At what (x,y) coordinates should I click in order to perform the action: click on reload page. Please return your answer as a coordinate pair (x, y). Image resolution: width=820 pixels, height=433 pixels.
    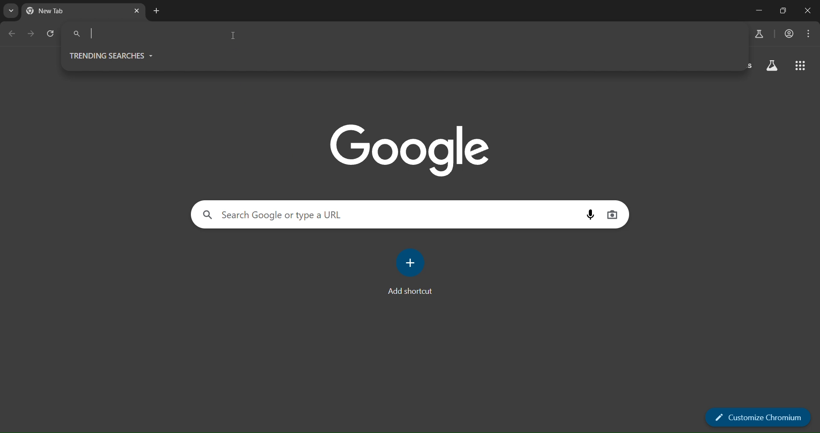
    Looking at the image, I should click on (51, 33).